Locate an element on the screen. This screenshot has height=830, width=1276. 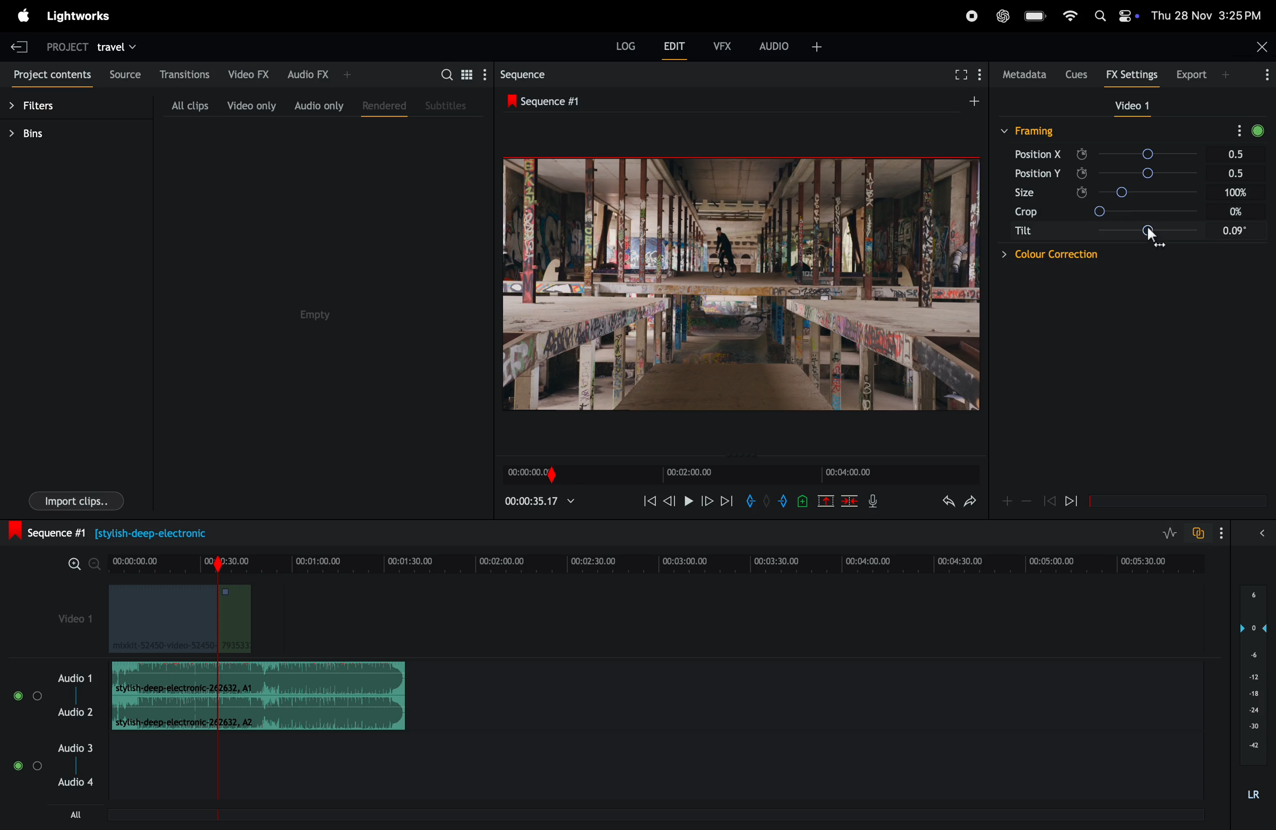
output frames is located at coordinates (743, 286).